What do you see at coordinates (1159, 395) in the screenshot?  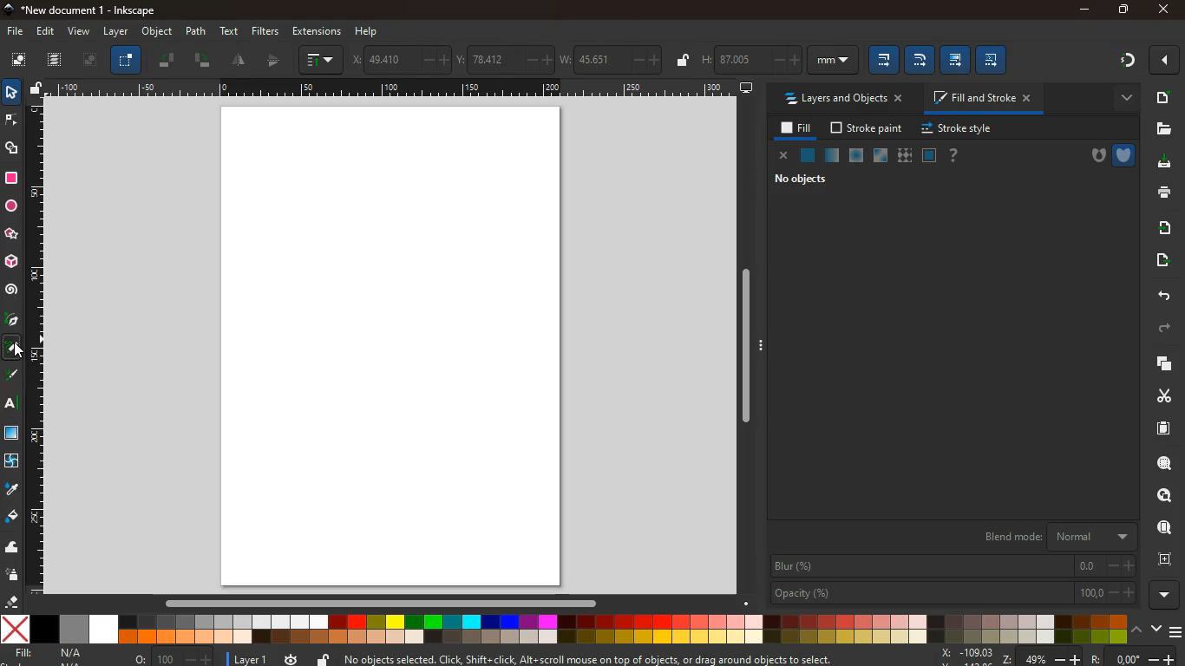 I see `cut` at bounding box center [1159, 395].